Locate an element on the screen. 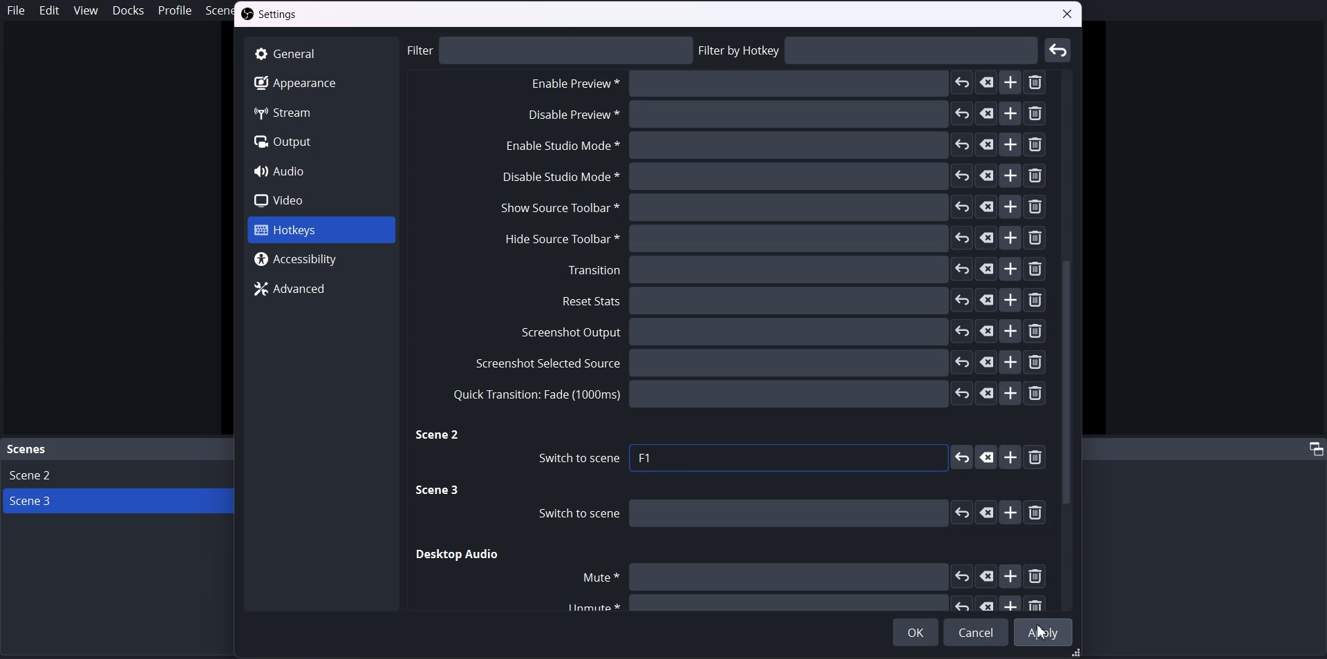 This screenshot has width=1327, height=659. Accessibility is located at coordinates (322, 259).